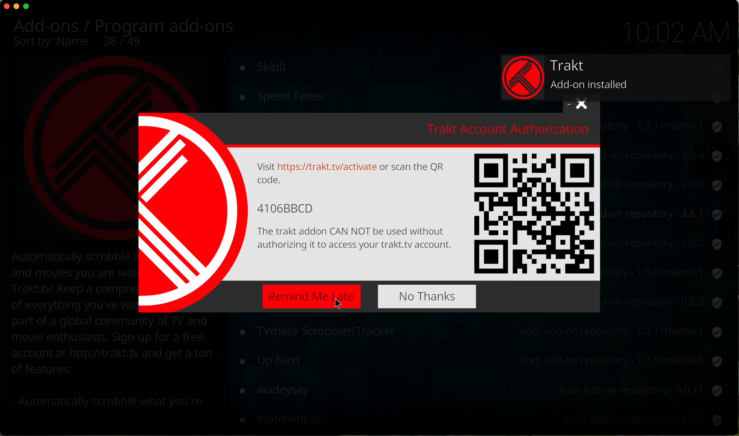 The image size is (739, 436). What do you see at coordinates (193, 211) in the screenshot?
I see `Trakt image` at bounding box center [193, 211].